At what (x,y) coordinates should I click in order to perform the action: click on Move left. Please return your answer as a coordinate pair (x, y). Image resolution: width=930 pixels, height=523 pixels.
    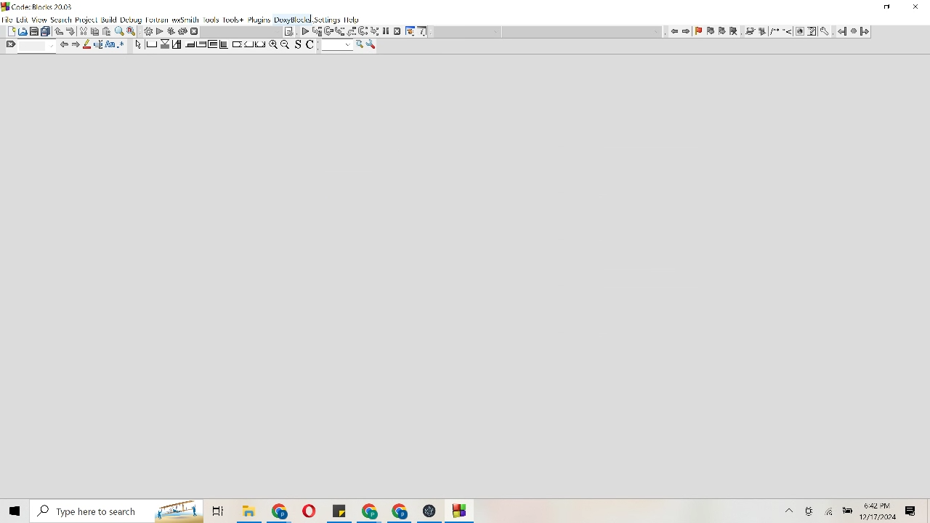
    Looking at the image, I should click on (674, 31).